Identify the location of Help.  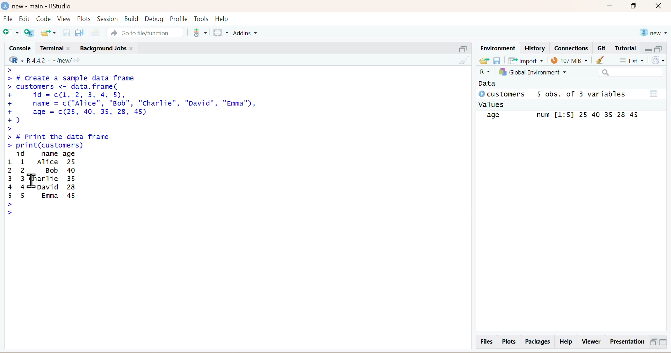
(567, 342).